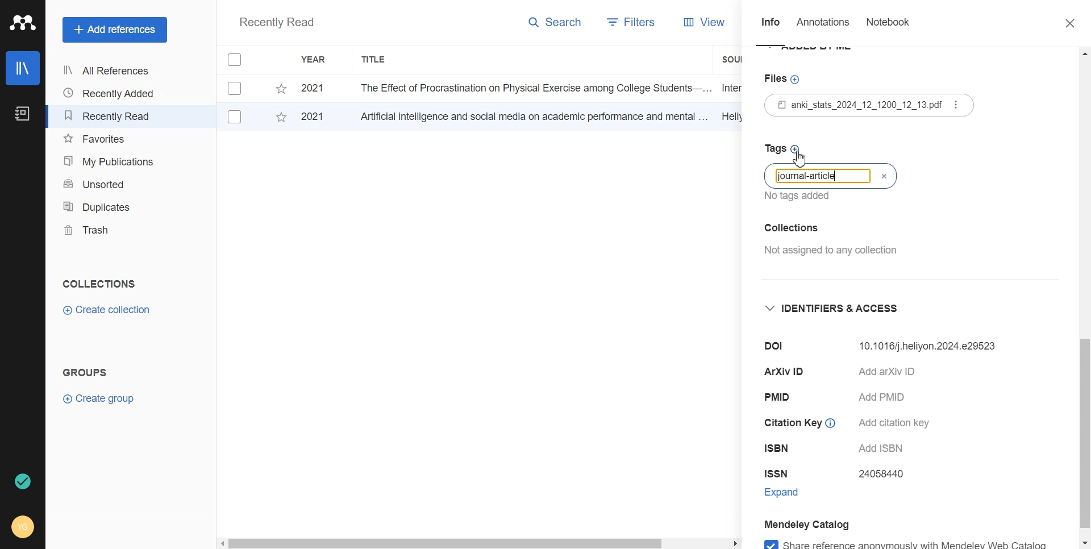  I want to click on ISSN 24058440 , so click(838, 475).